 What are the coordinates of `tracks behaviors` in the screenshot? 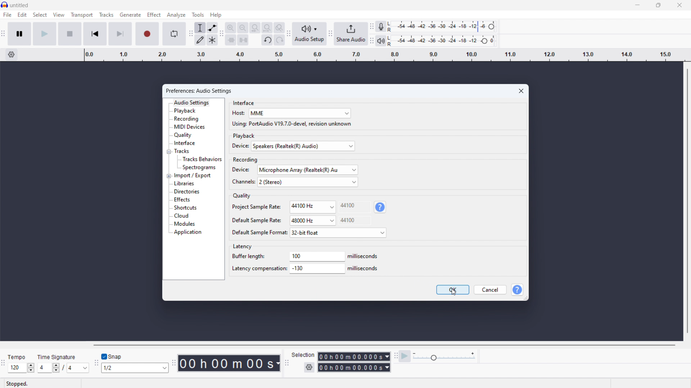 It's located at (202, 160).